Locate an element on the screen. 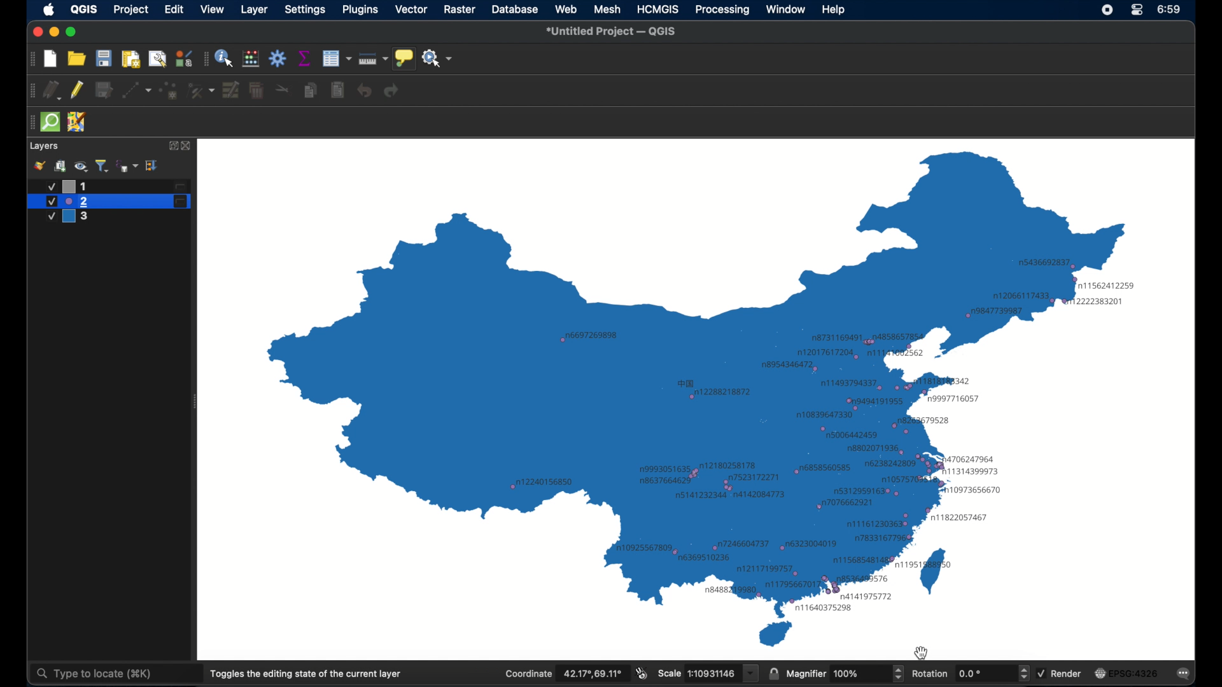  add group is located at coordinates (61, 165).